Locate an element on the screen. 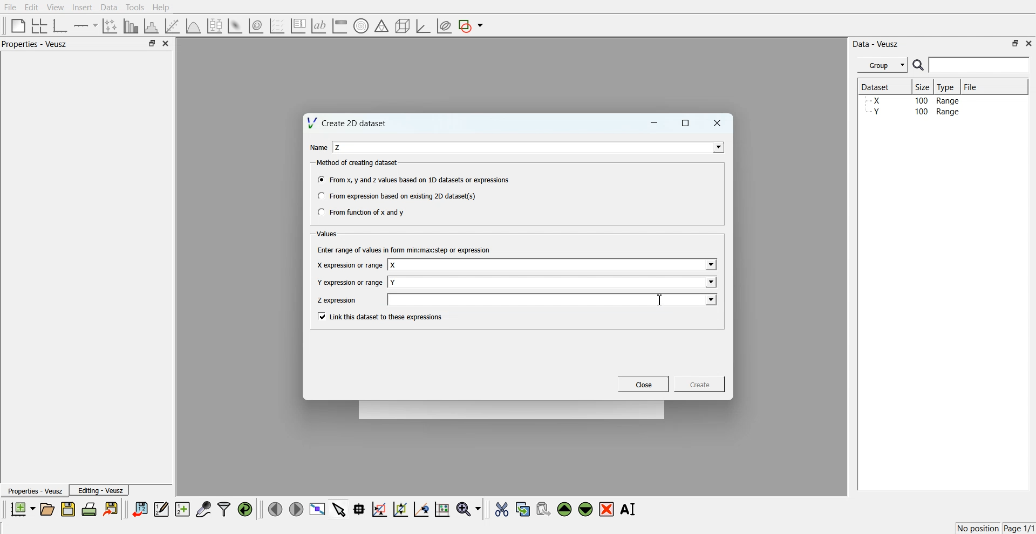 The width and height of the screenshot is (1036, 534). Y 100 Range is located at coordinates (914, 112).